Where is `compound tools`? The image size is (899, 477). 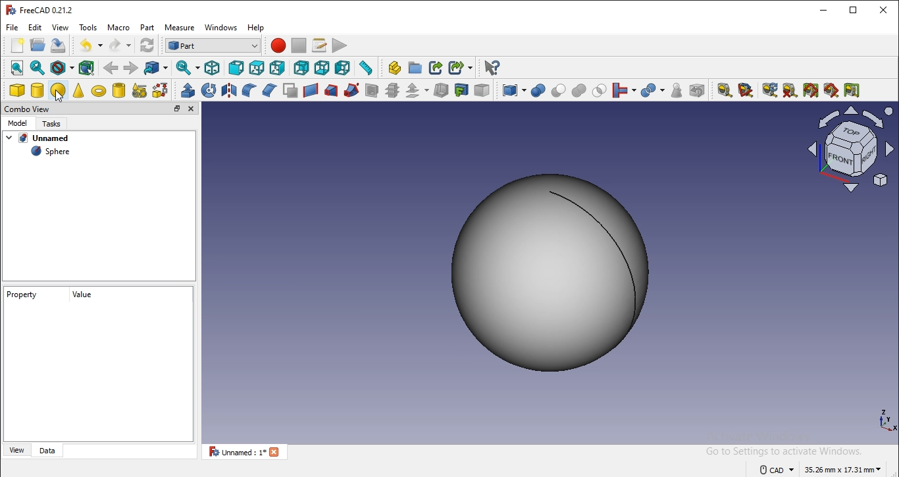
compound tools is located at coordinates (510, 91).